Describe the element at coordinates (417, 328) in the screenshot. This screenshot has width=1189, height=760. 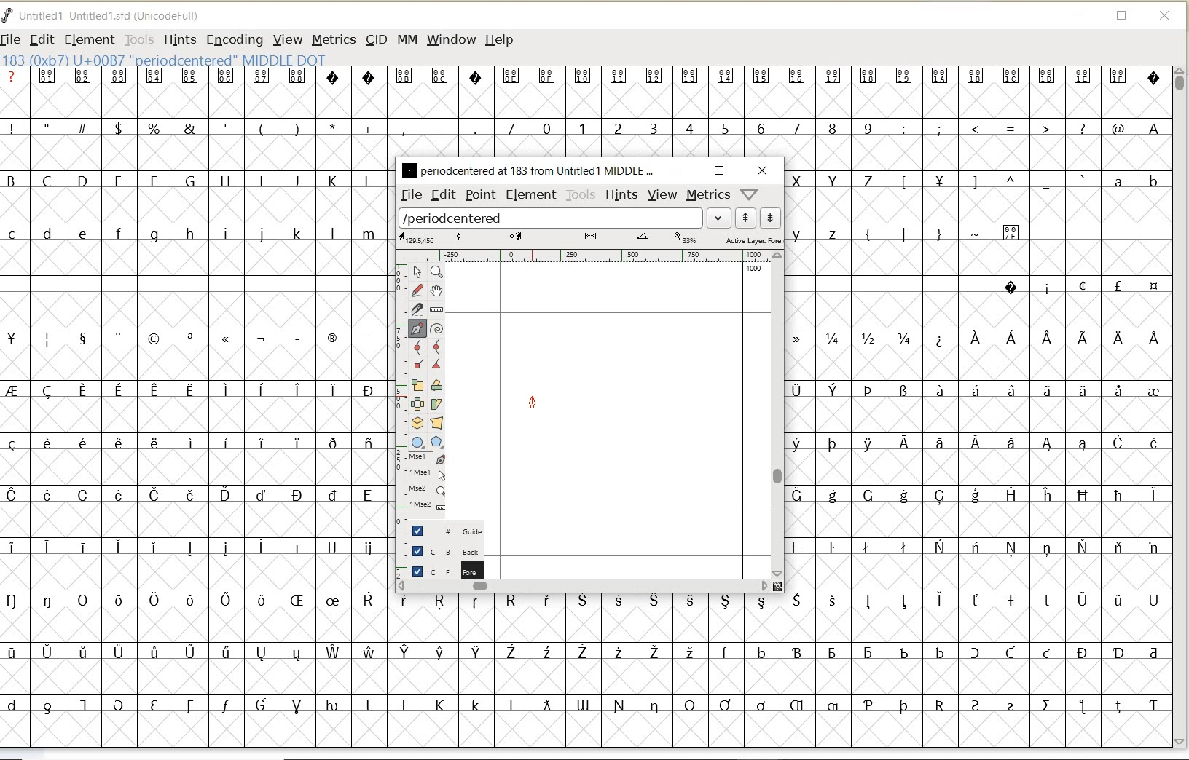
I see `add a point, then drag out its control points` at that location.